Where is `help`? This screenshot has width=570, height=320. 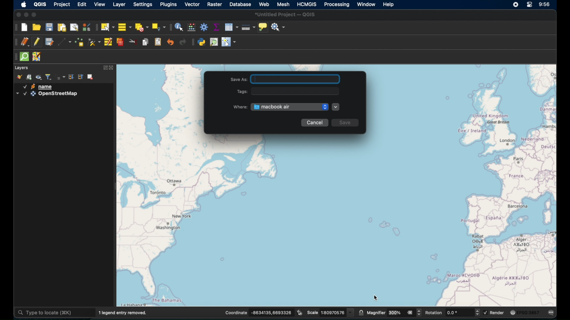
help is located at coordinates (389, 5).